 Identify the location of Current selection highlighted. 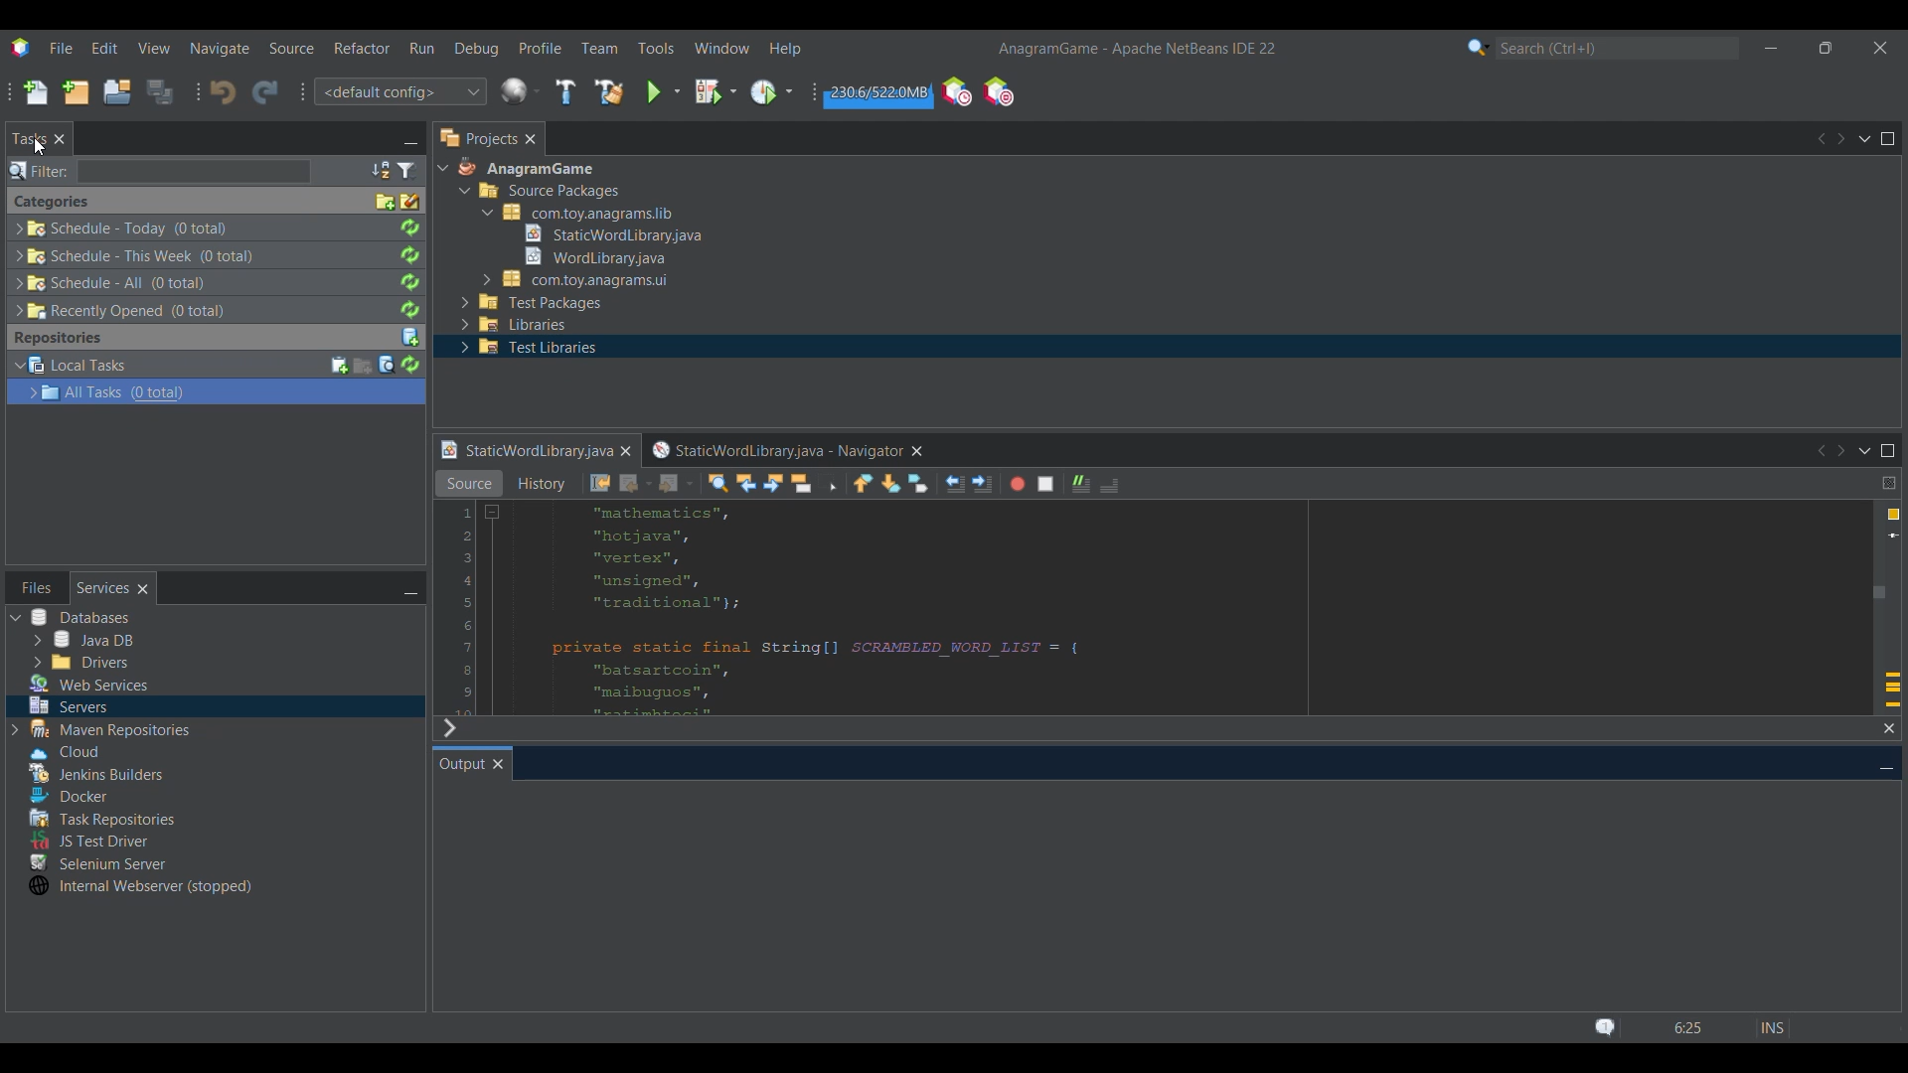
(308, 391).